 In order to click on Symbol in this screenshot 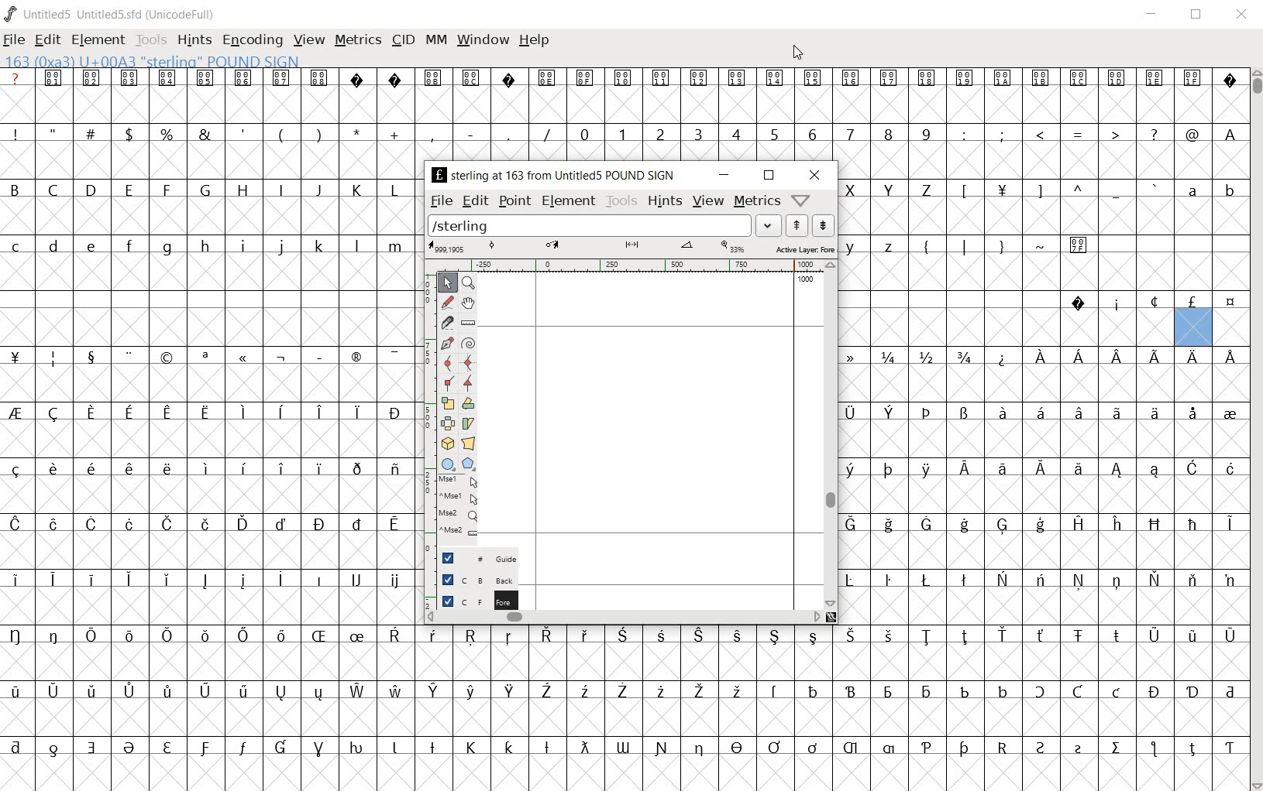, I will do `click(777, 78)`.